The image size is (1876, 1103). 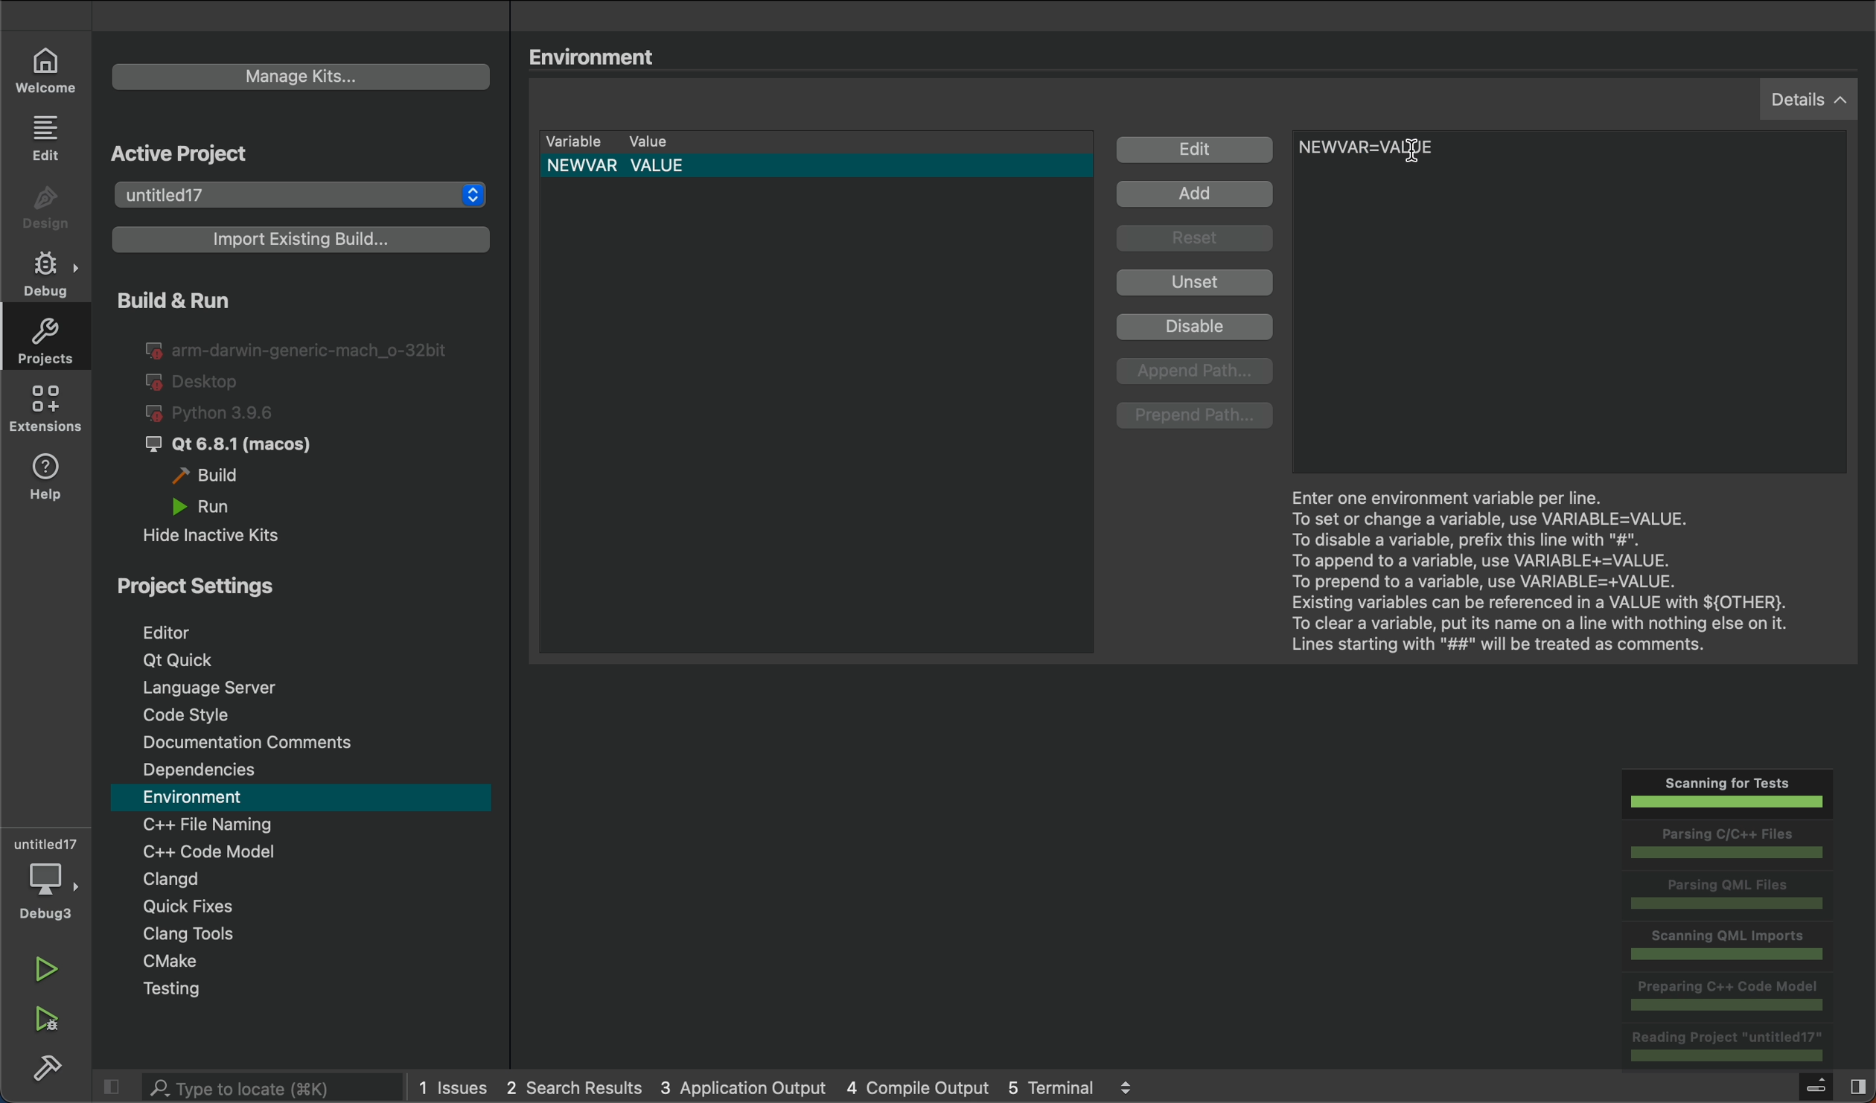 I want to click on projects, so click(x=45, y=338).